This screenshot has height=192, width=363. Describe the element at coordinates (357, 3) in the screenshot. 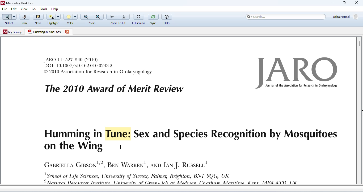

I see `close` at that location.